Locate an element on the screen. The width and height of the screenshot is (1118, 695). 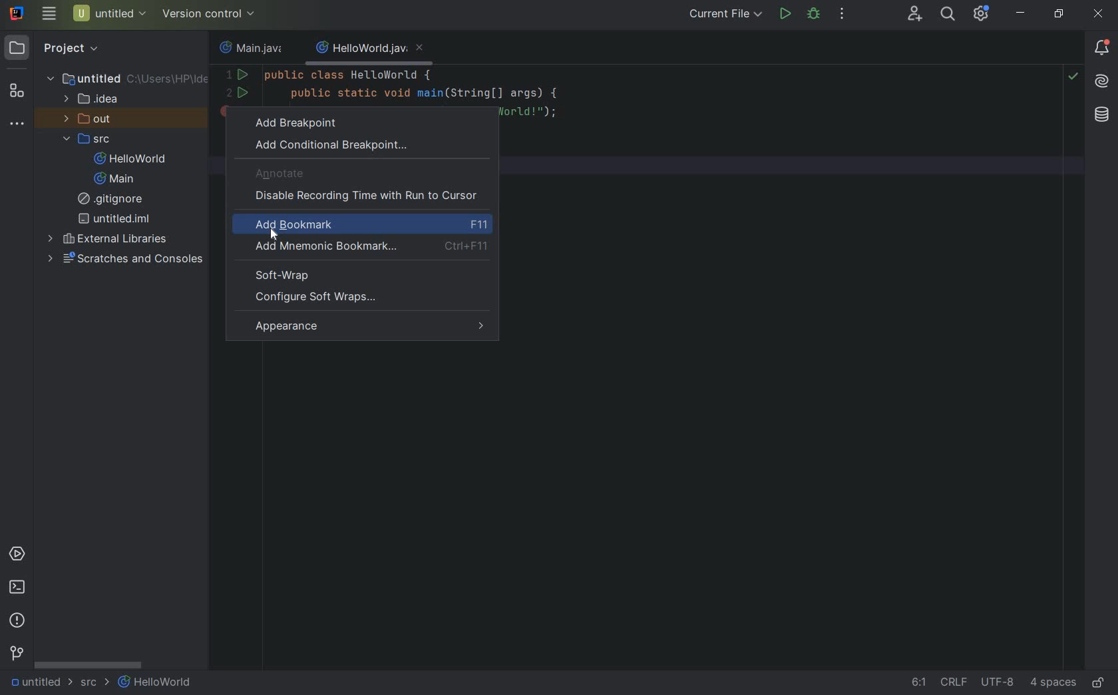
add conditional breakpoint is located at coordinates (332, 145).